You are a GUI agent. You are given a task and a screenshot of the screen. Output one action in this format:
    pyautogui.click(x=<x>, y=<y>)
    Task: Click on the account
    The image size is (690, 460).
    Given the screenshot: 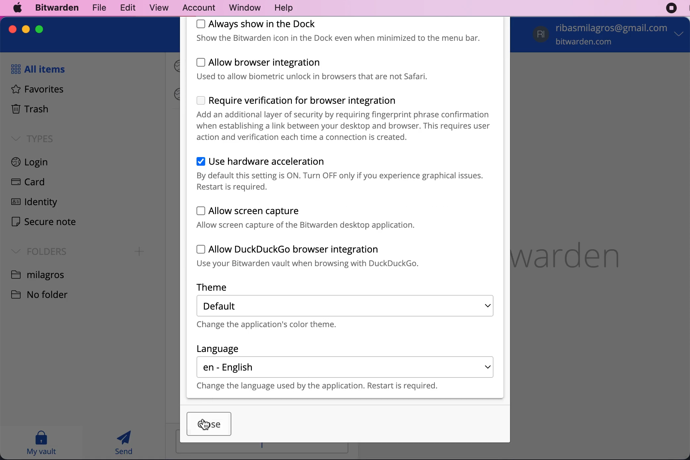 What is the action you would take?
    pyautogui.click(x=196, y=7)
    